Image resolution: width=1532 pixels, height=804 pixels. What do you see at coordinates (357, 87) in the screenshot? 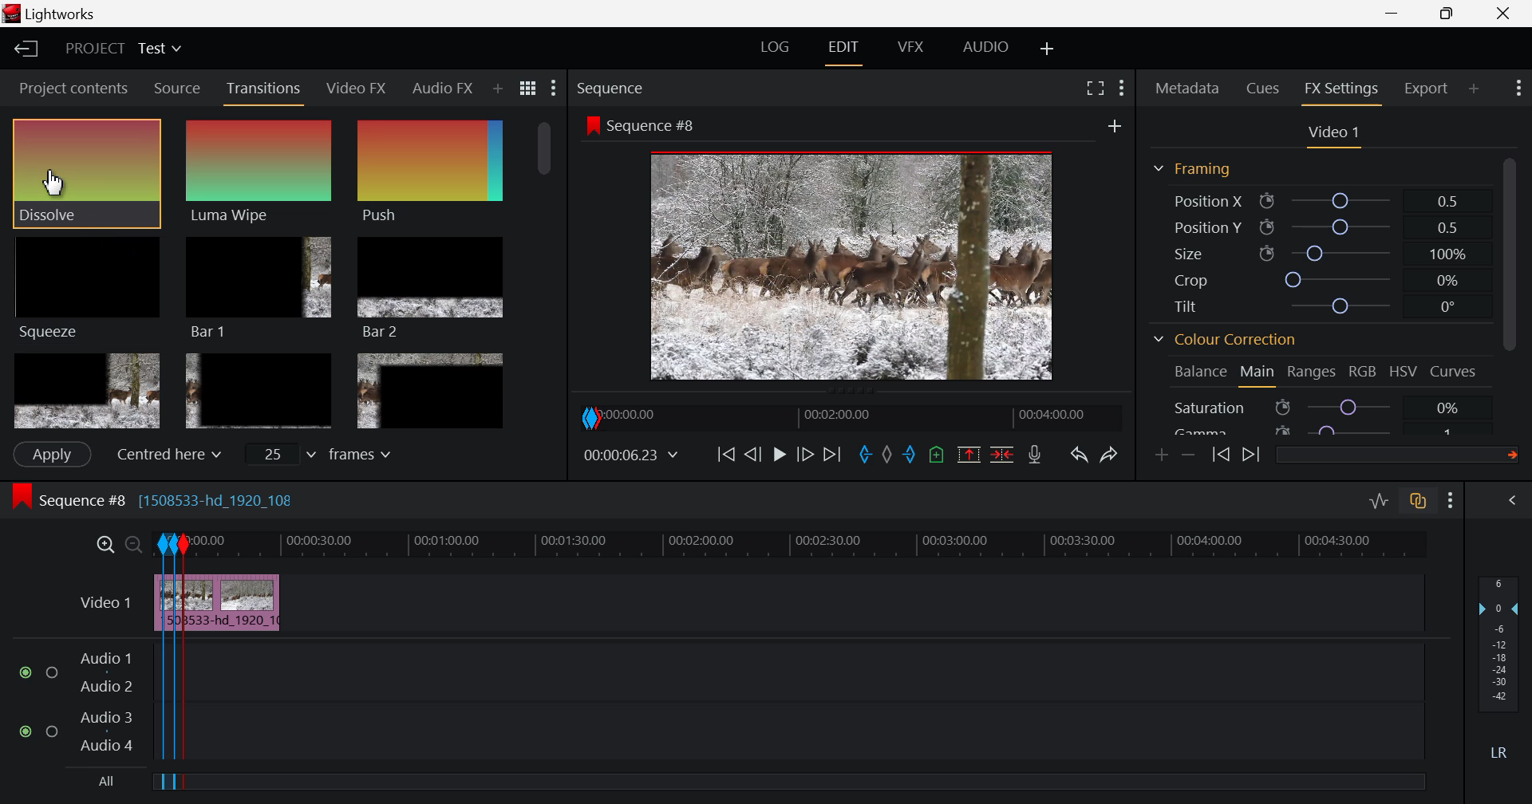
I see `Video FX` at bounding box center [357, 87].